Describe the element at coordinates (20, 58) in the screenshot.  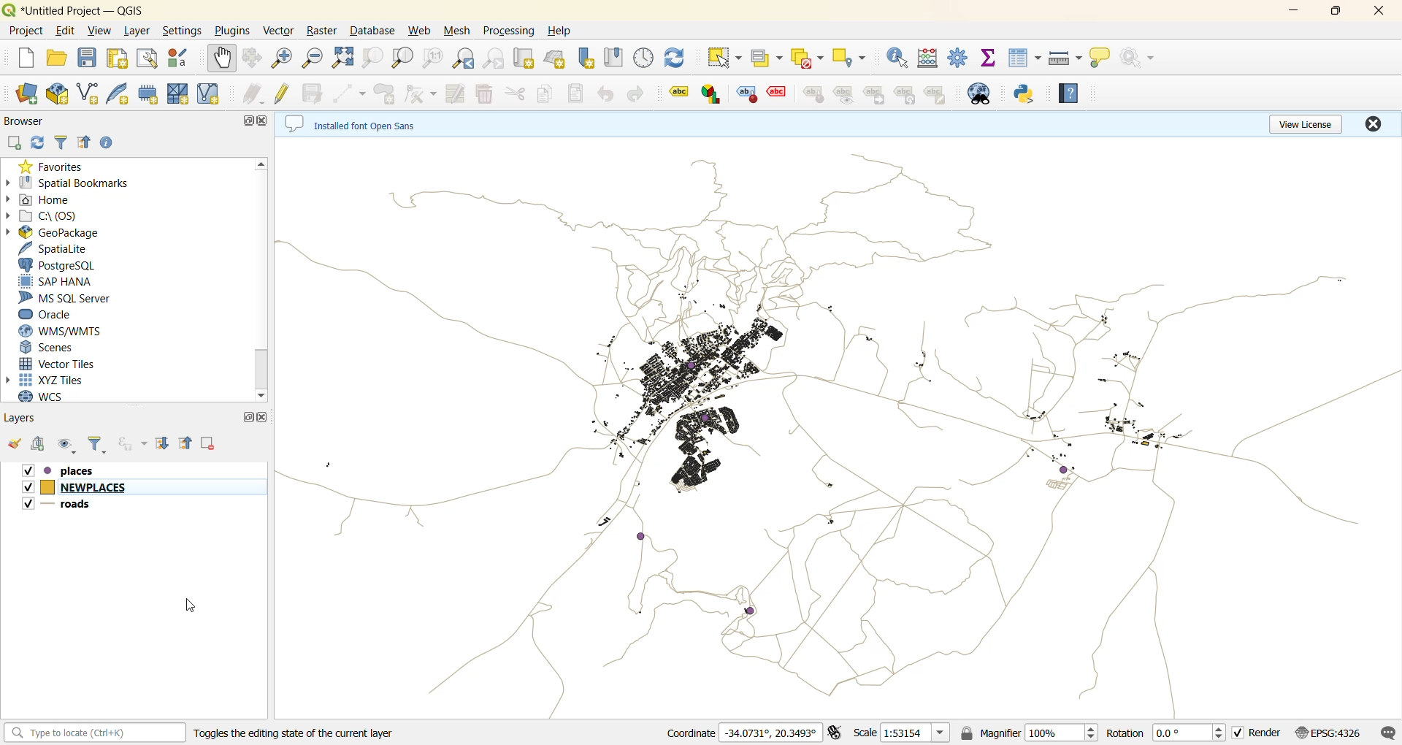
I see `new` at that location.